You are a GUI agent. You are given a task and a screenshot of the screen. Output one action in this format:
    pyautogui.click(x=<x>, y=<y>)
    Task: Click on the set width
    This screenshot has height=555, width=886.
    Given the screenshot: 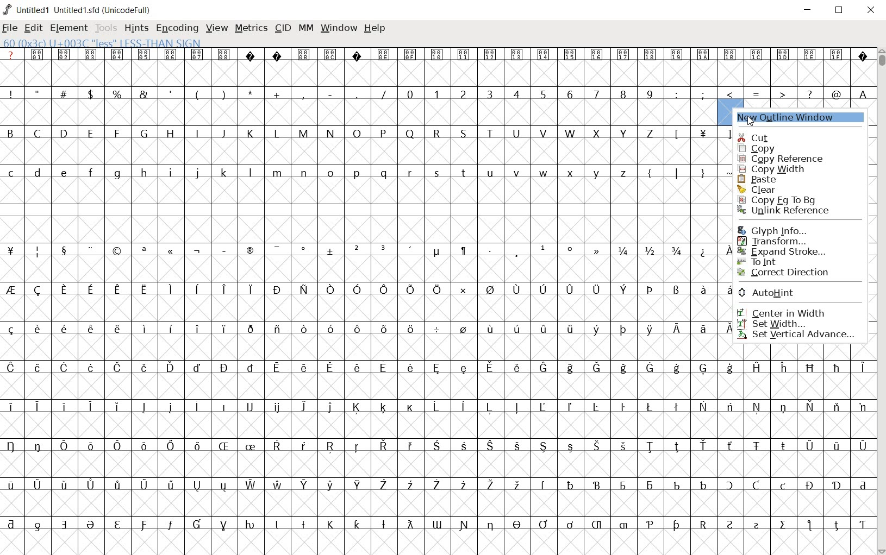 What is the action you would take?
    pyautogui.click(x=794, y=323)
    